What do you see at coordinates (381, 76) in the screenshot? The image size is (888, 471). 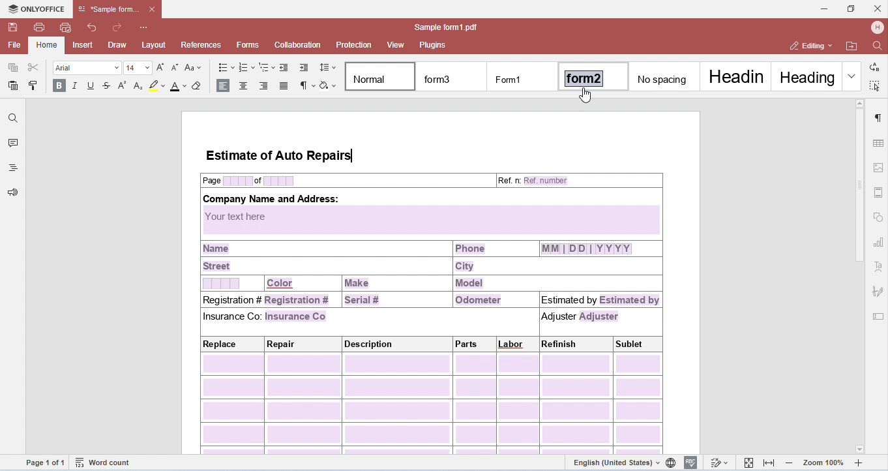 I see `normal` at bounding box center [381, 76].